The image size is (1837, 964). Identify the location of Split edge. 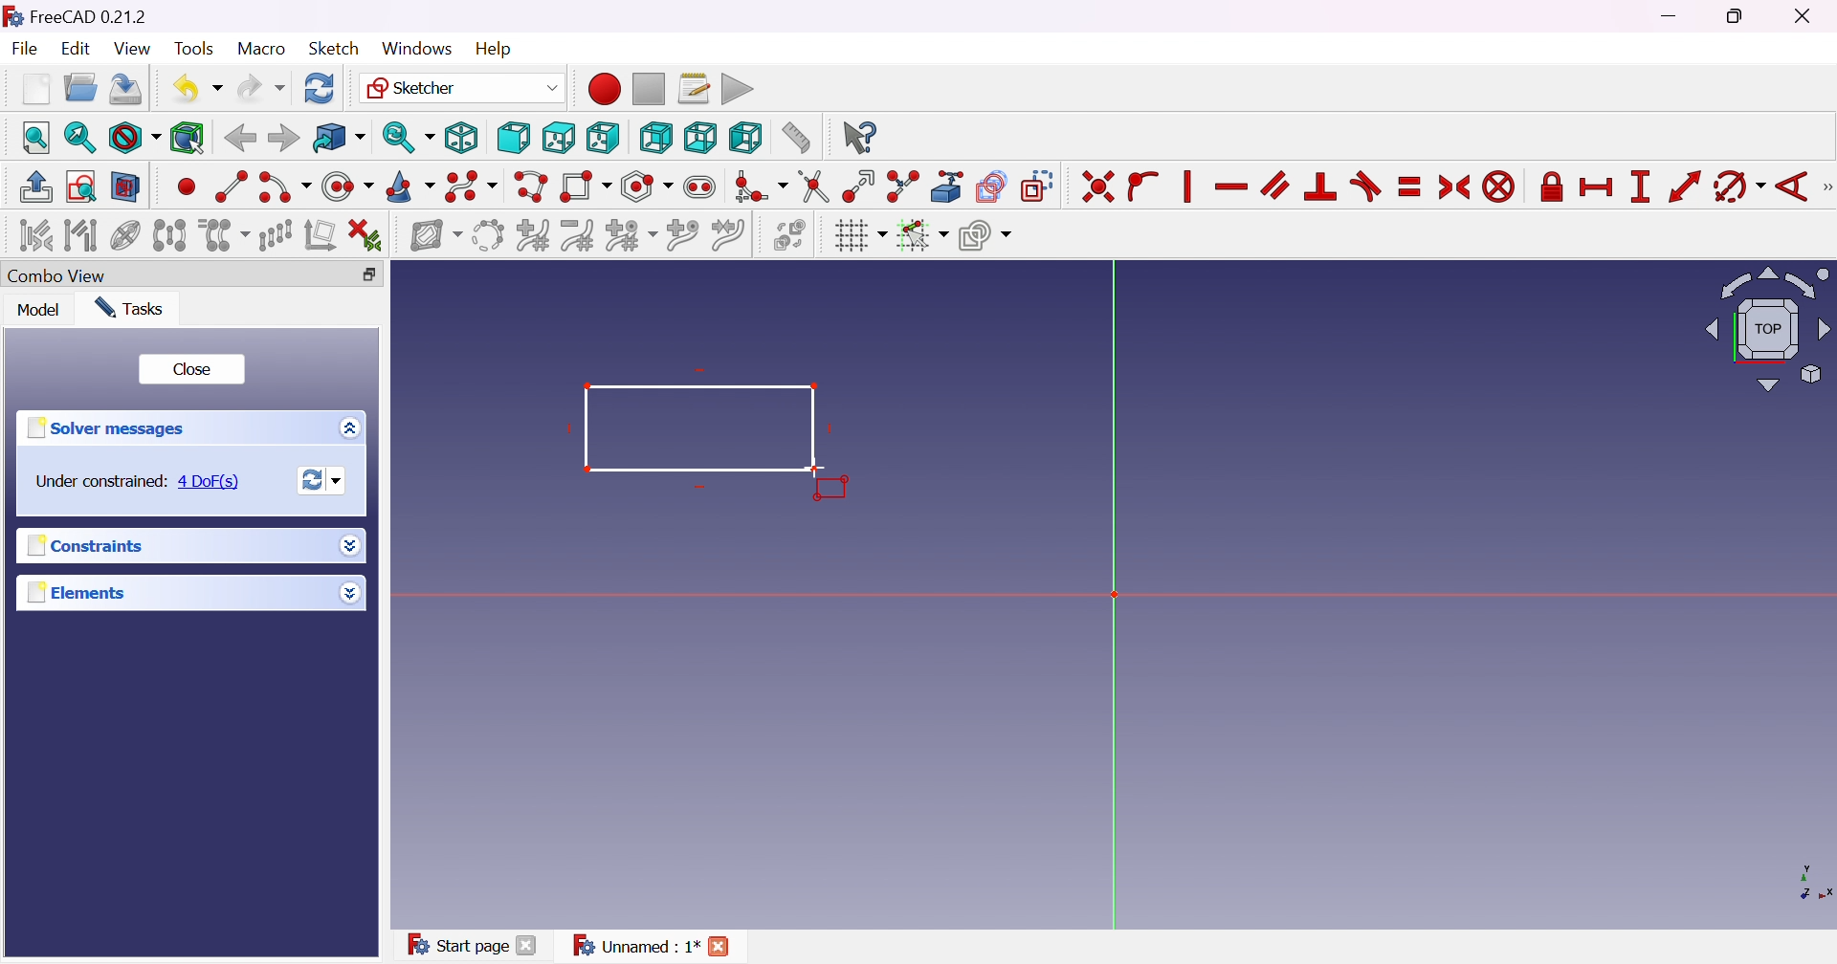
(901, 186).